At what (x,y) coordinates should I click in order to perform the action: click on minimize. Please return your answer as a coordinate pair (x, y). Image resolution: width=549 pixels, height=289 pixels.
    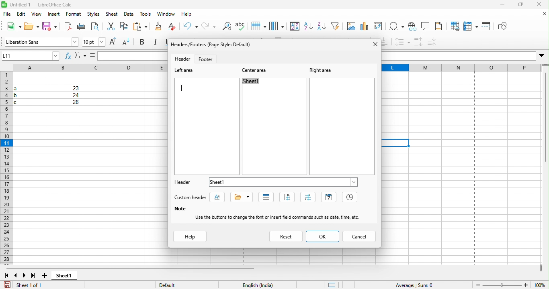
    Looking at the image, I should click on (503, 5).